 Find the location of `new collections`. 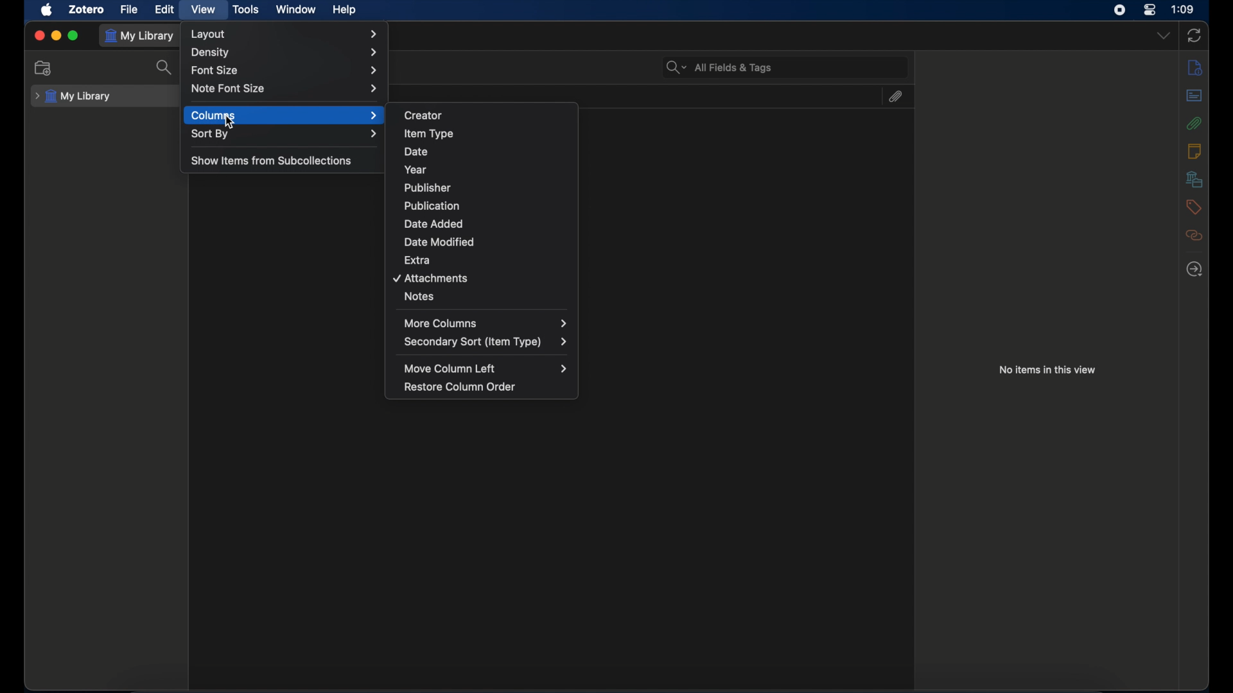

new collections is located at coordinates (45, 67).